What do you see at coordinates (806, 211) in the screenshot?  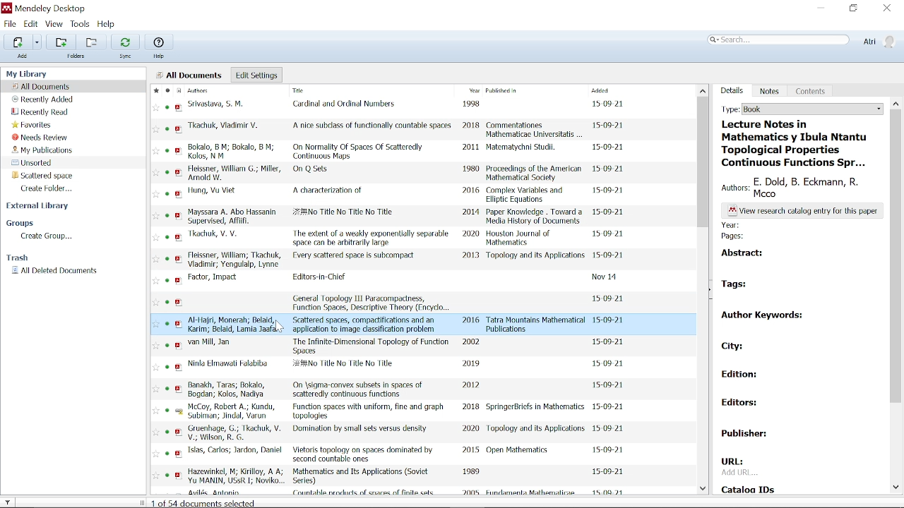 I see `text` at bounding box center [806, 211].